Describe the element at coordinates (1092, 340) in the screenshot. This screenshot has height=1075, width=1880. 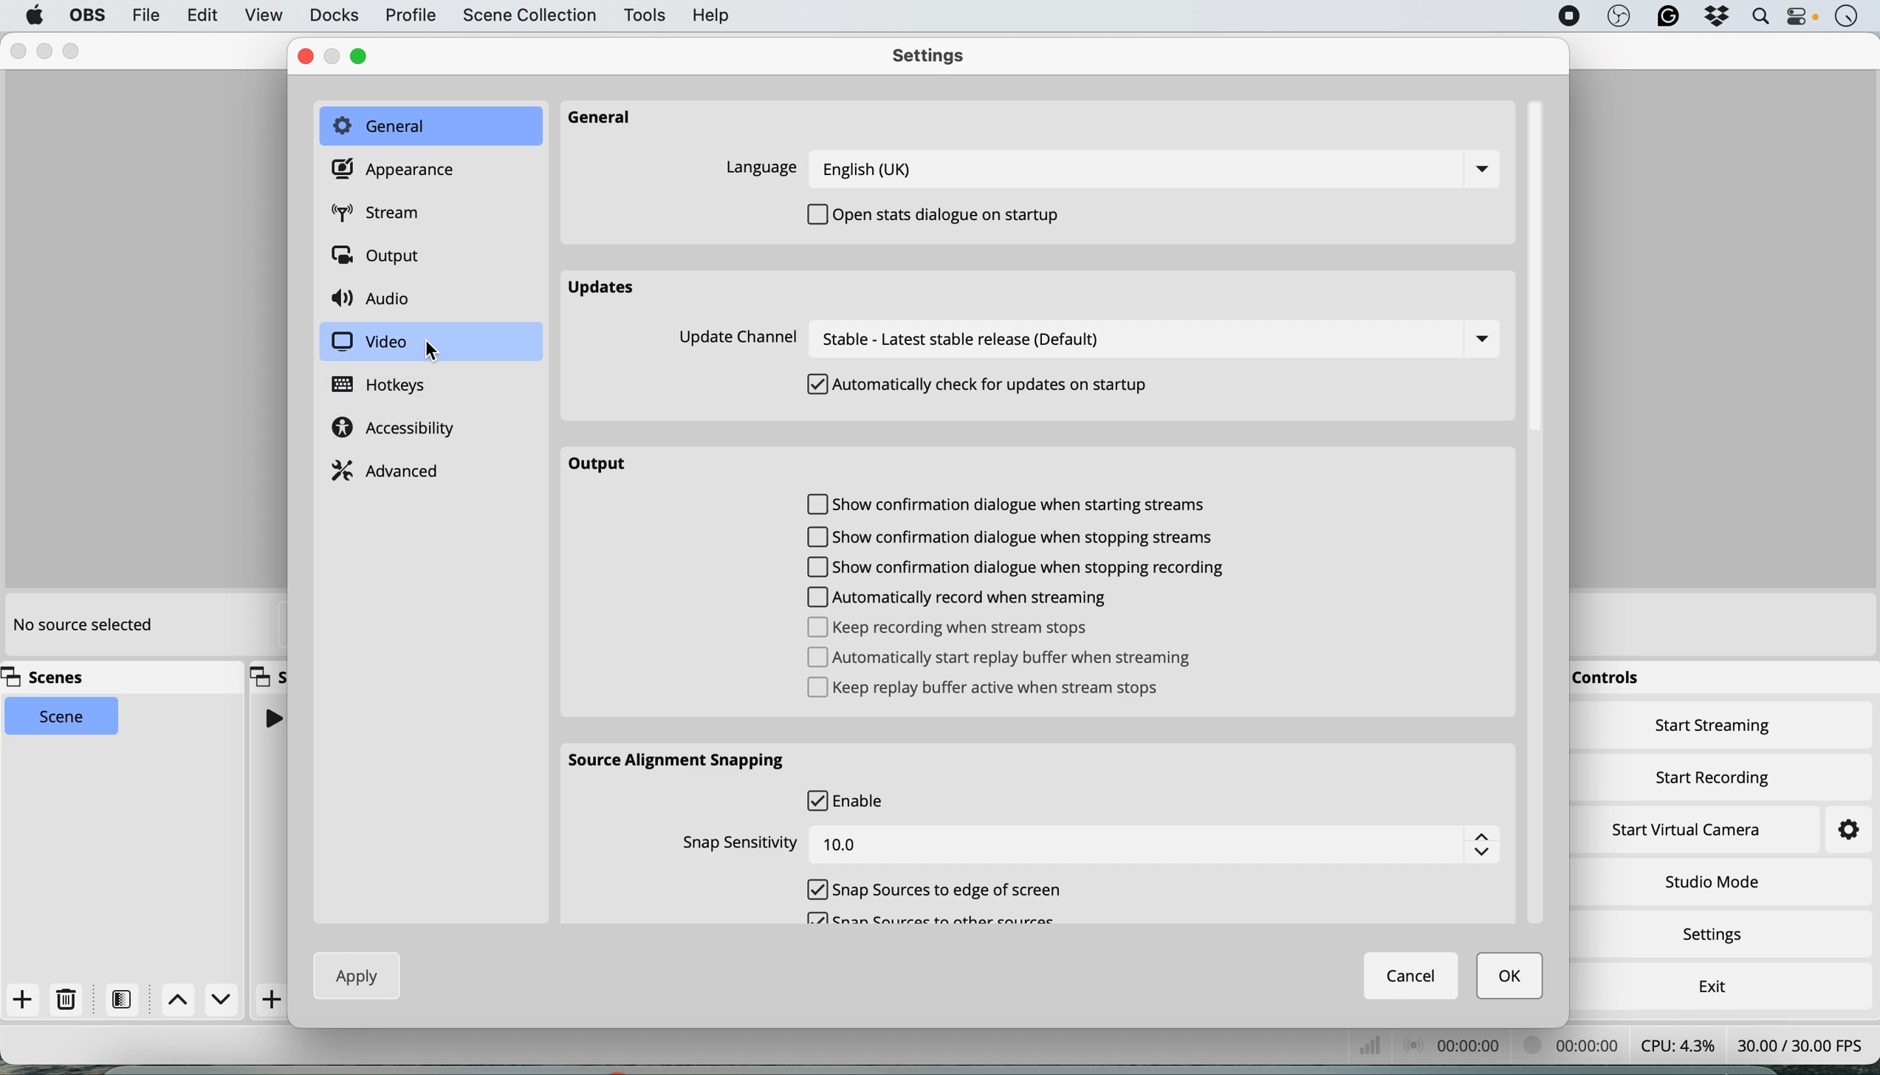
I see `update channel` at that location.